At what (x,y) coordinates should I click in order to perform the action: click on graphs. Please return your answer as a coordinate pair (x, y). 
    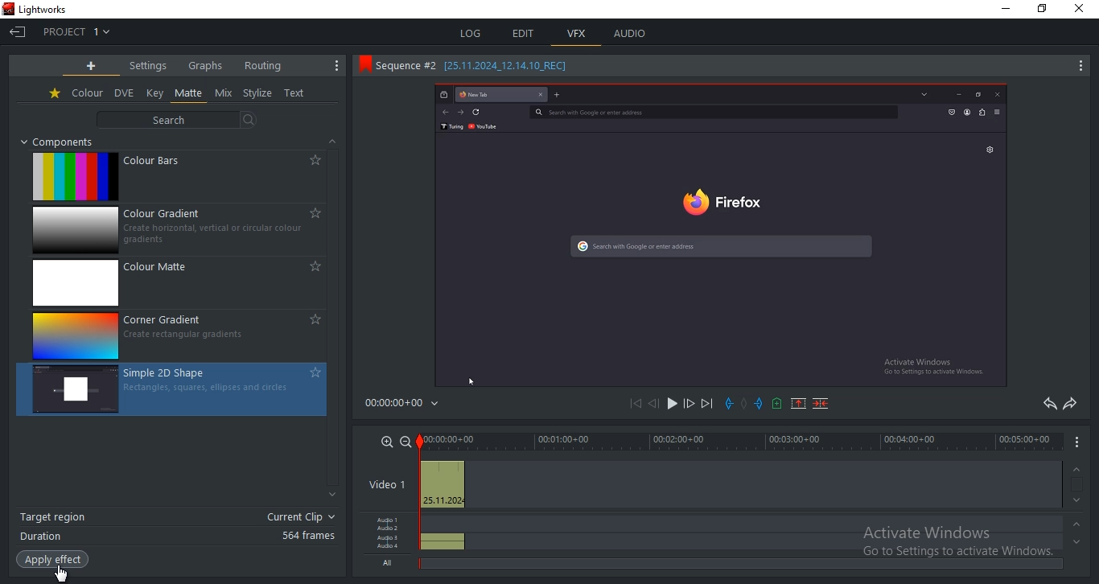
    Looking at the image, I should click on (205, 64).